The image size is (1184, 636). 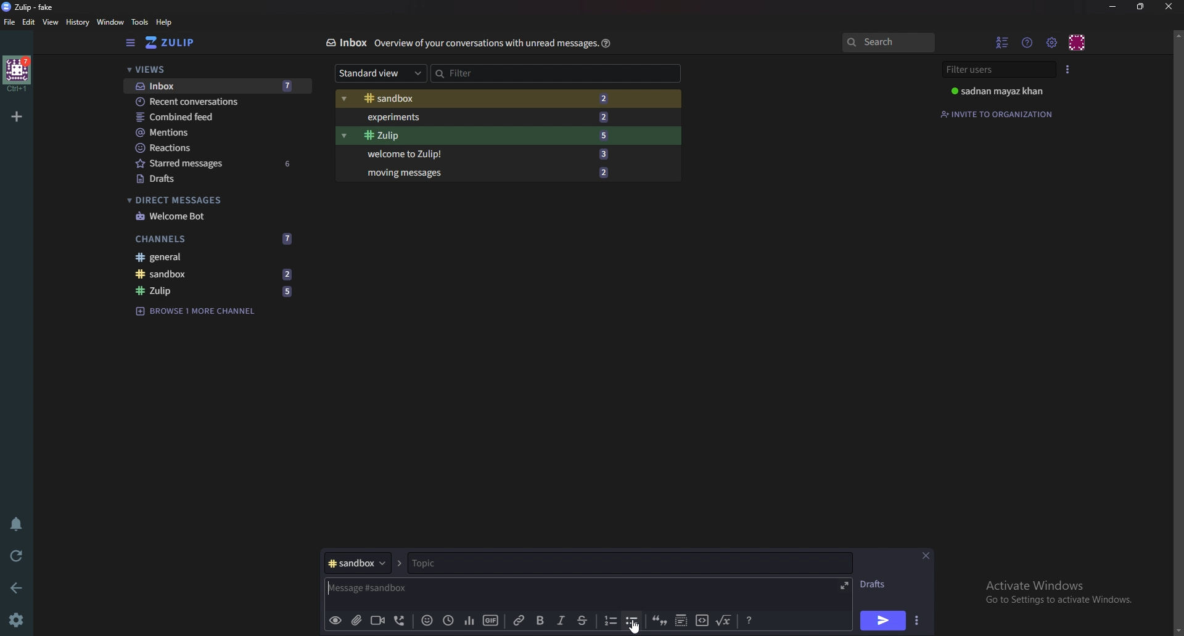 I want to click on combined feed, so click(x=217, y=117).